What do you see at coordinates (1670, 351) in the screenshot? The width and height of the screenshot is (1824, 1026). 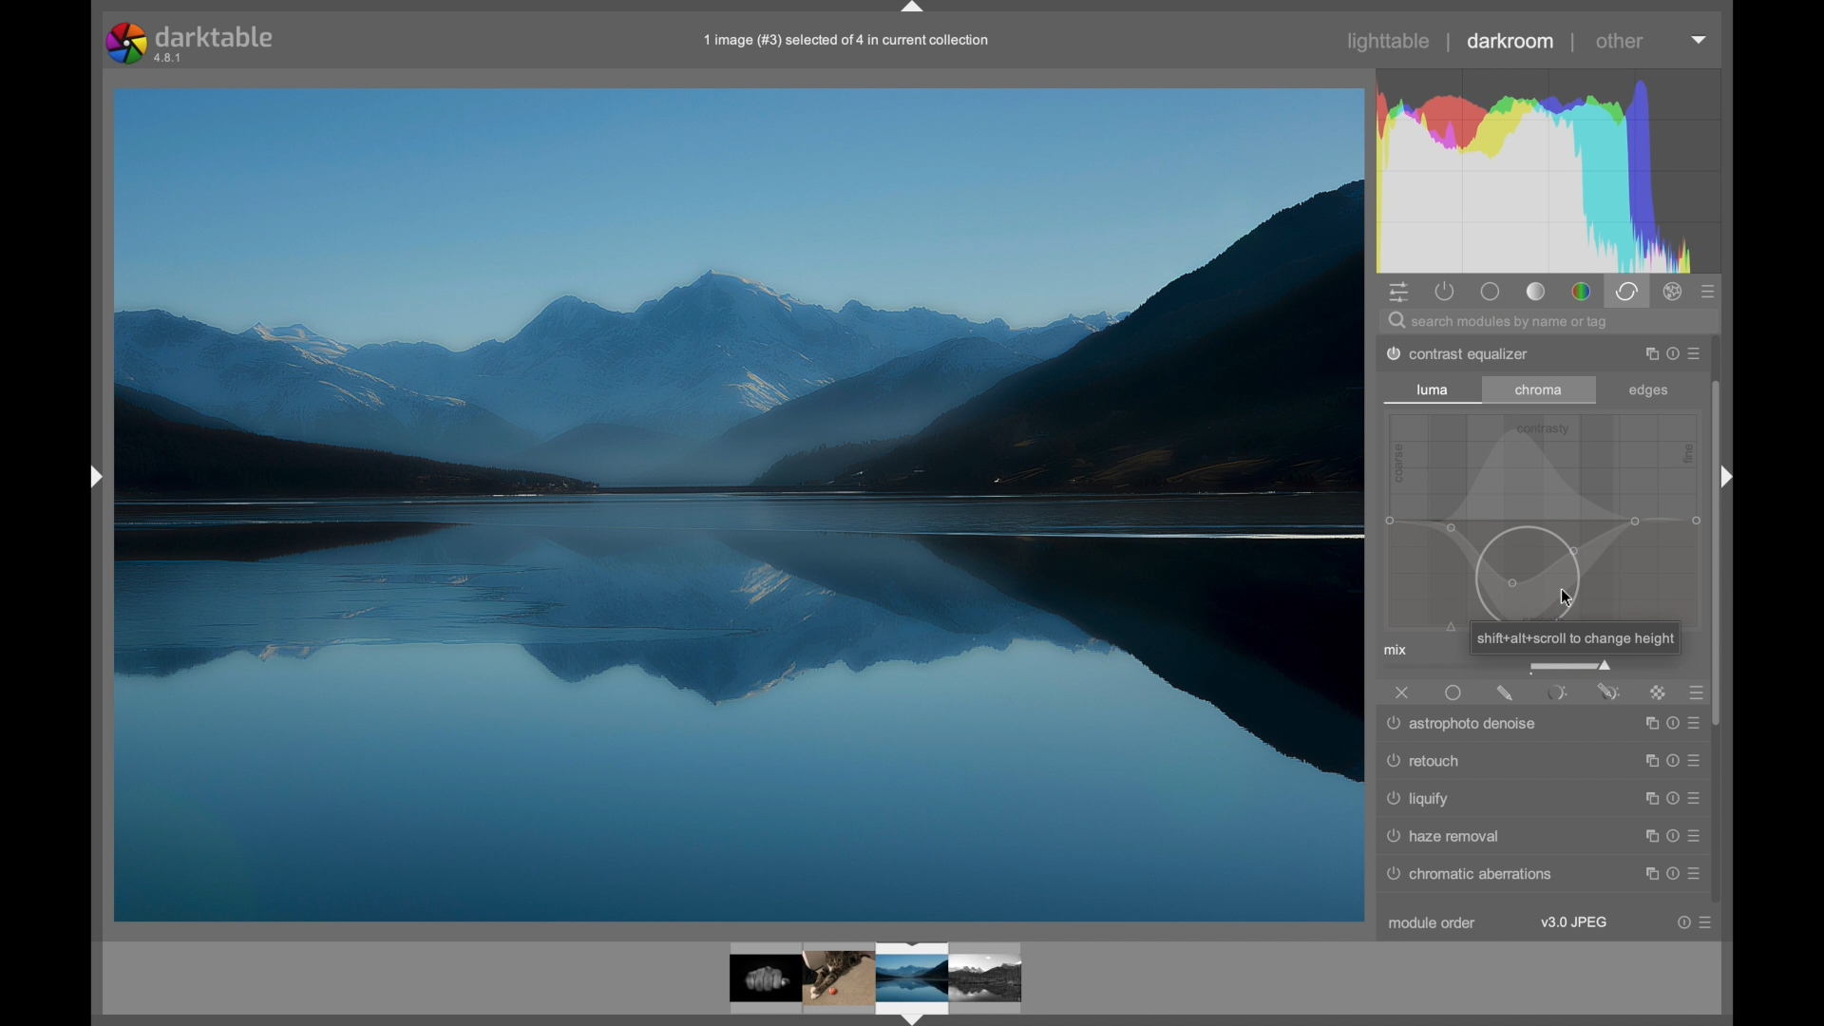 I see `more options` at bounding box center [1670, 351].